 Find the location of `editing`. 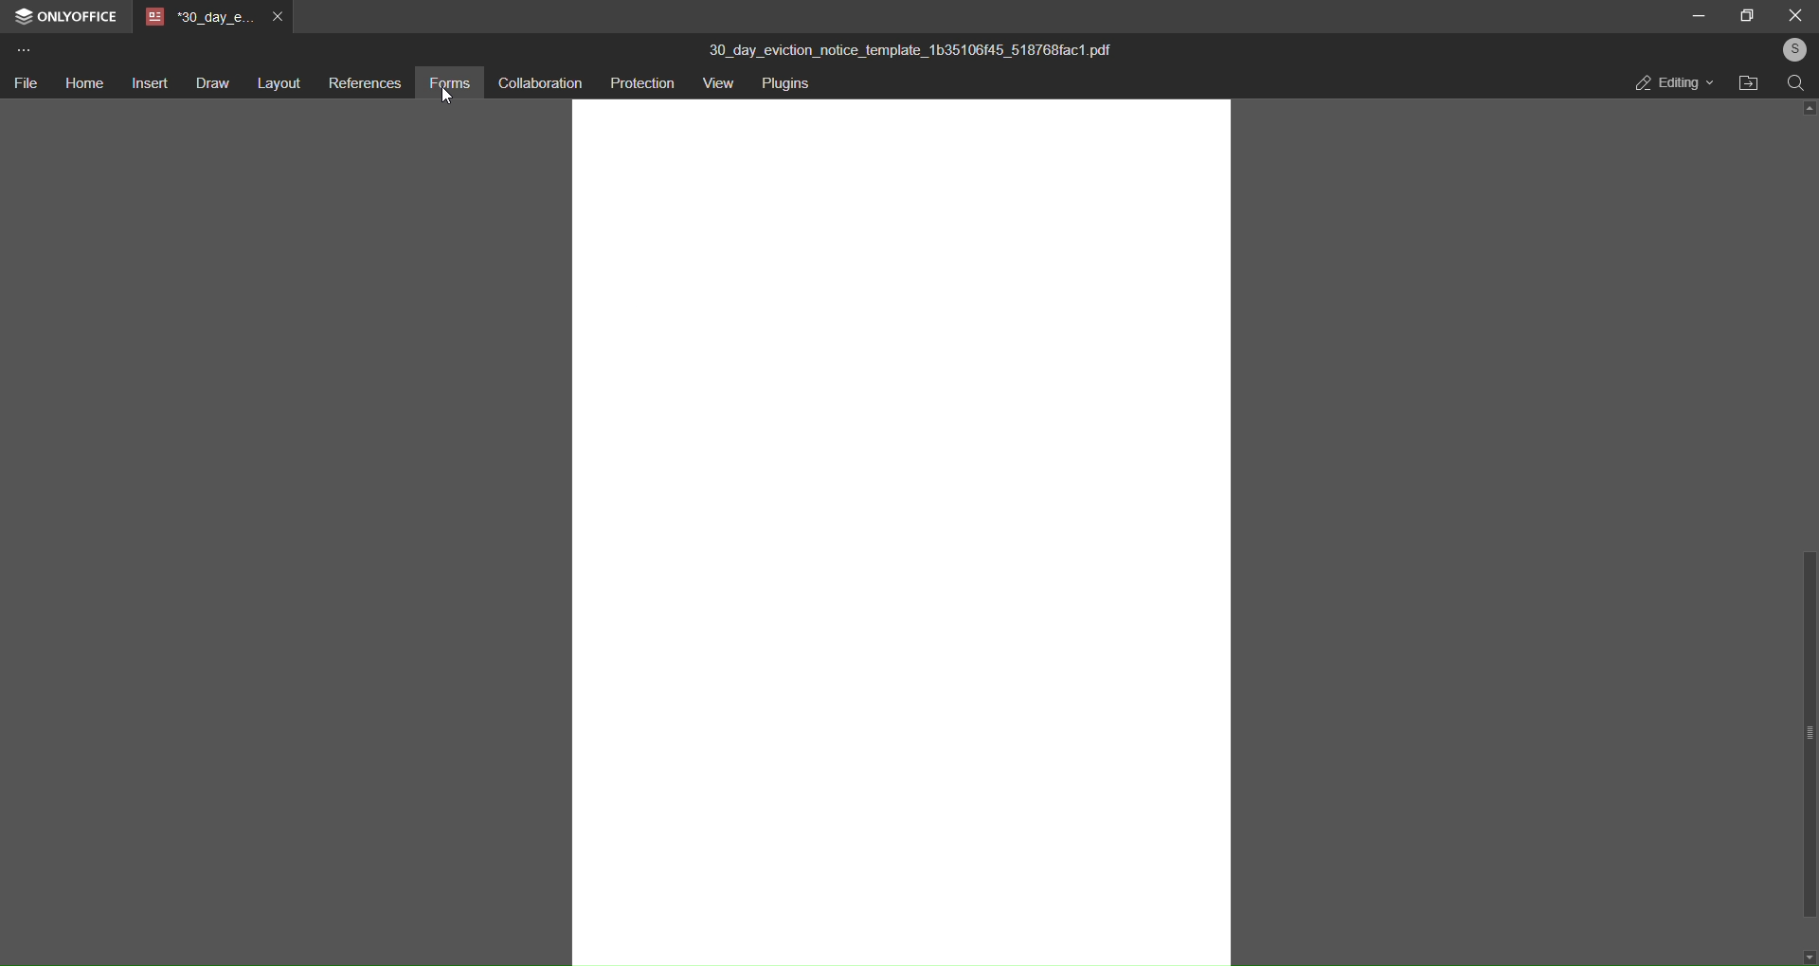

editing is located at coordinates (1666, 84).